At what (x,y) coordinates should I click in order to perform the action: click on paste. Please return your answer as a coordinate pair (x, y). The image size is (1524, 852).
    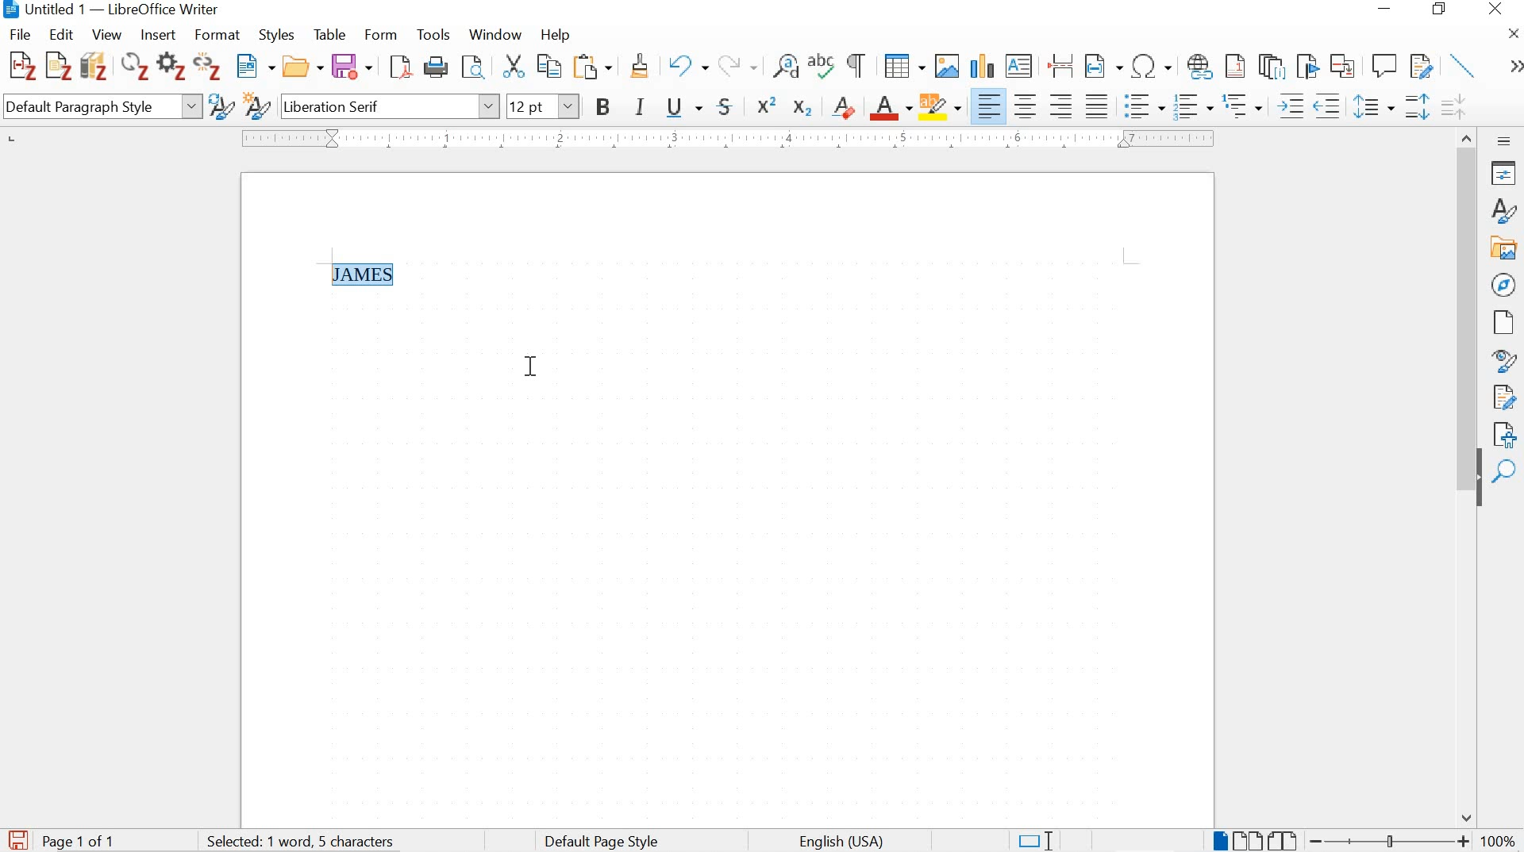
    Looking at the image, I should click on (597, 67).